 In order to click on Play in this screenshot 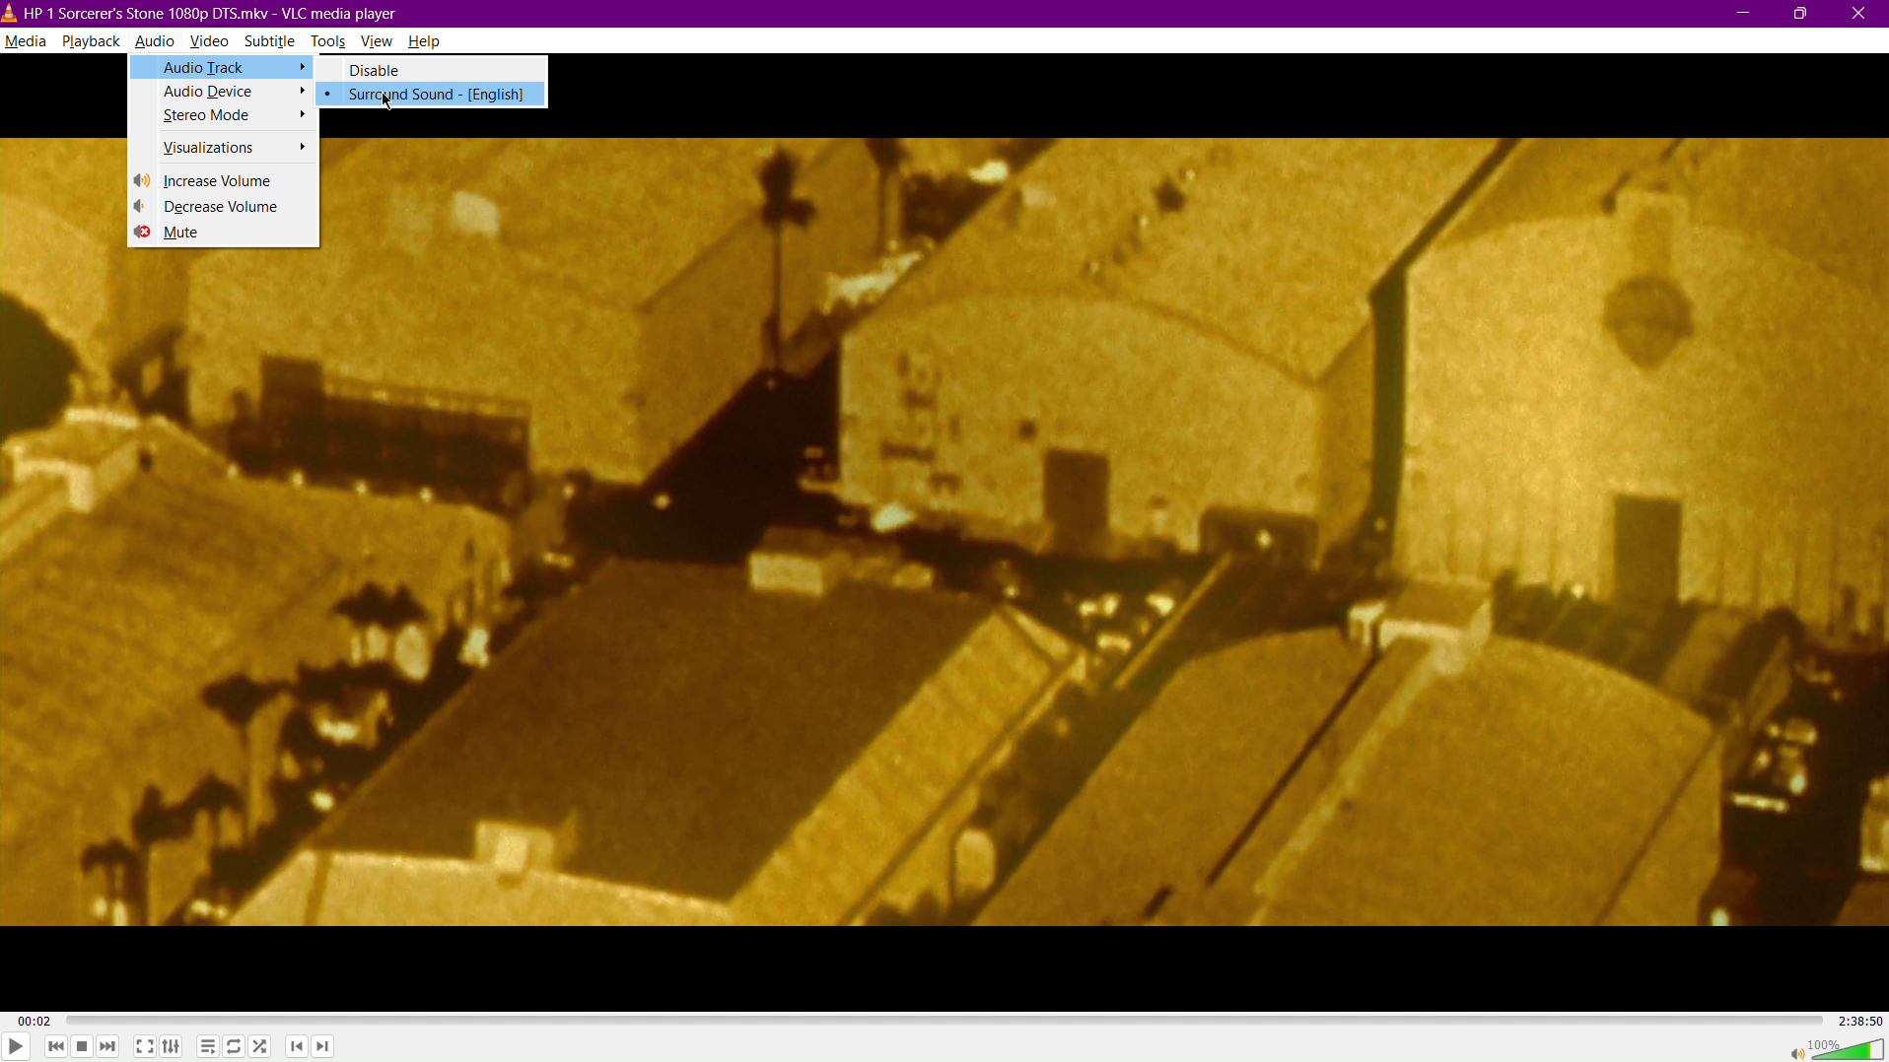, I will do `click(16, 1044)`.